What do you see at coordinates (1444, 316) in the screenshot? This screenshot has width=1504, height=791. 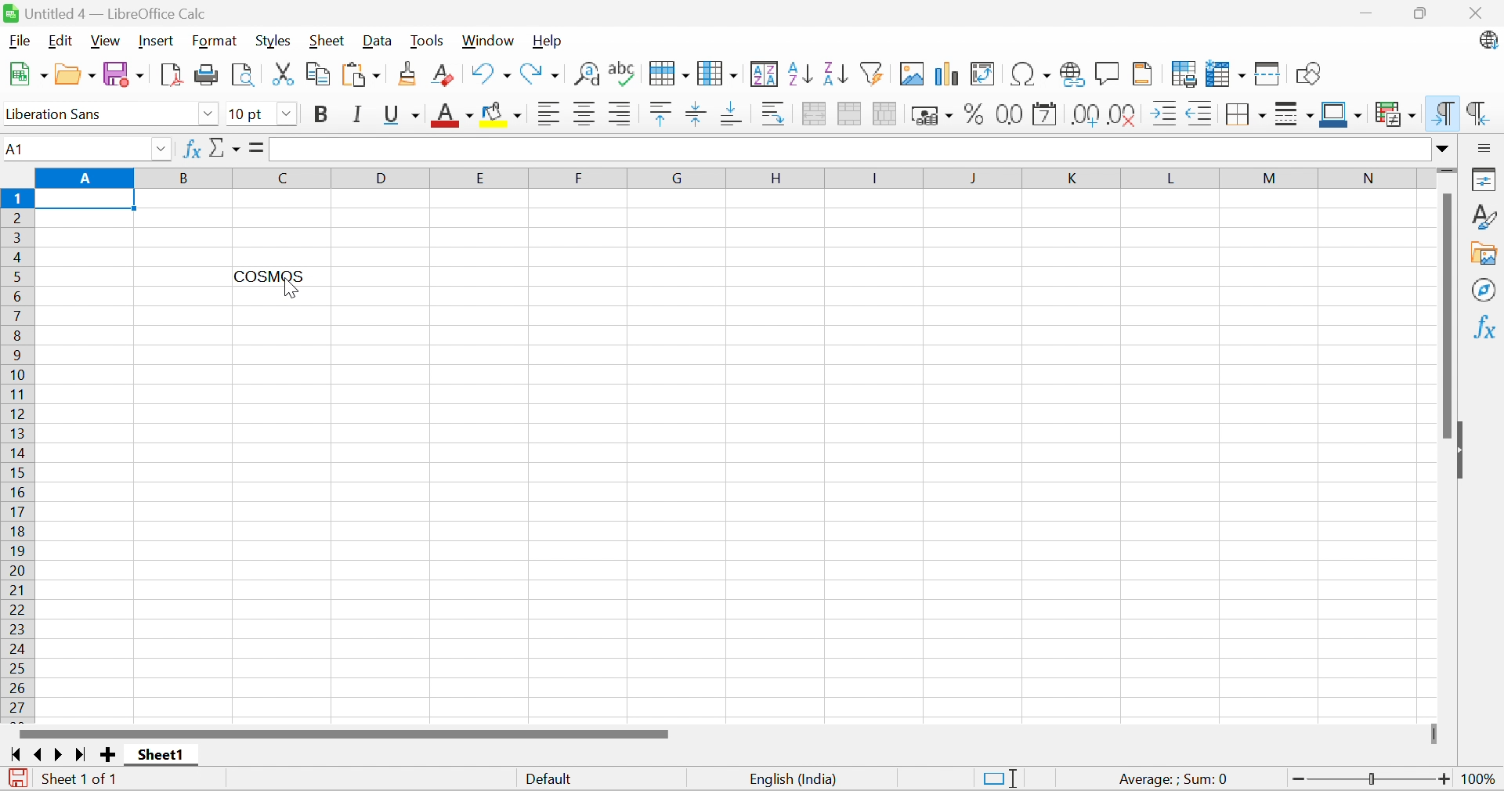 I see `Scroll Bar` at bounding box center [1444, 316].